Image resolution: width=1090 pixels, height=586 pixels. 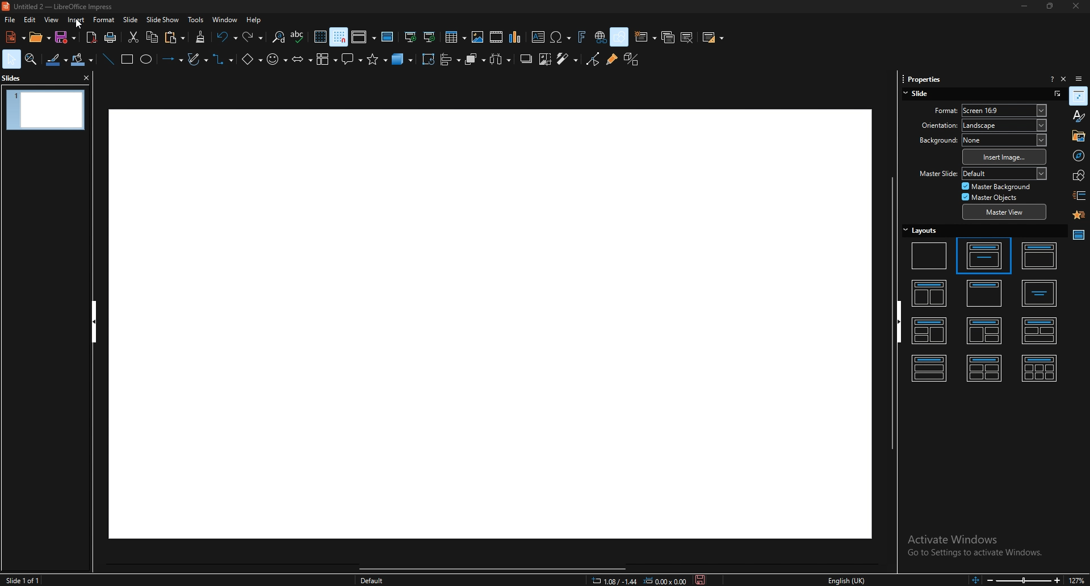 What do you see at coordinates (278, 37) in the screenshot?
I see `find and replace` at bounding box center [278, 37].